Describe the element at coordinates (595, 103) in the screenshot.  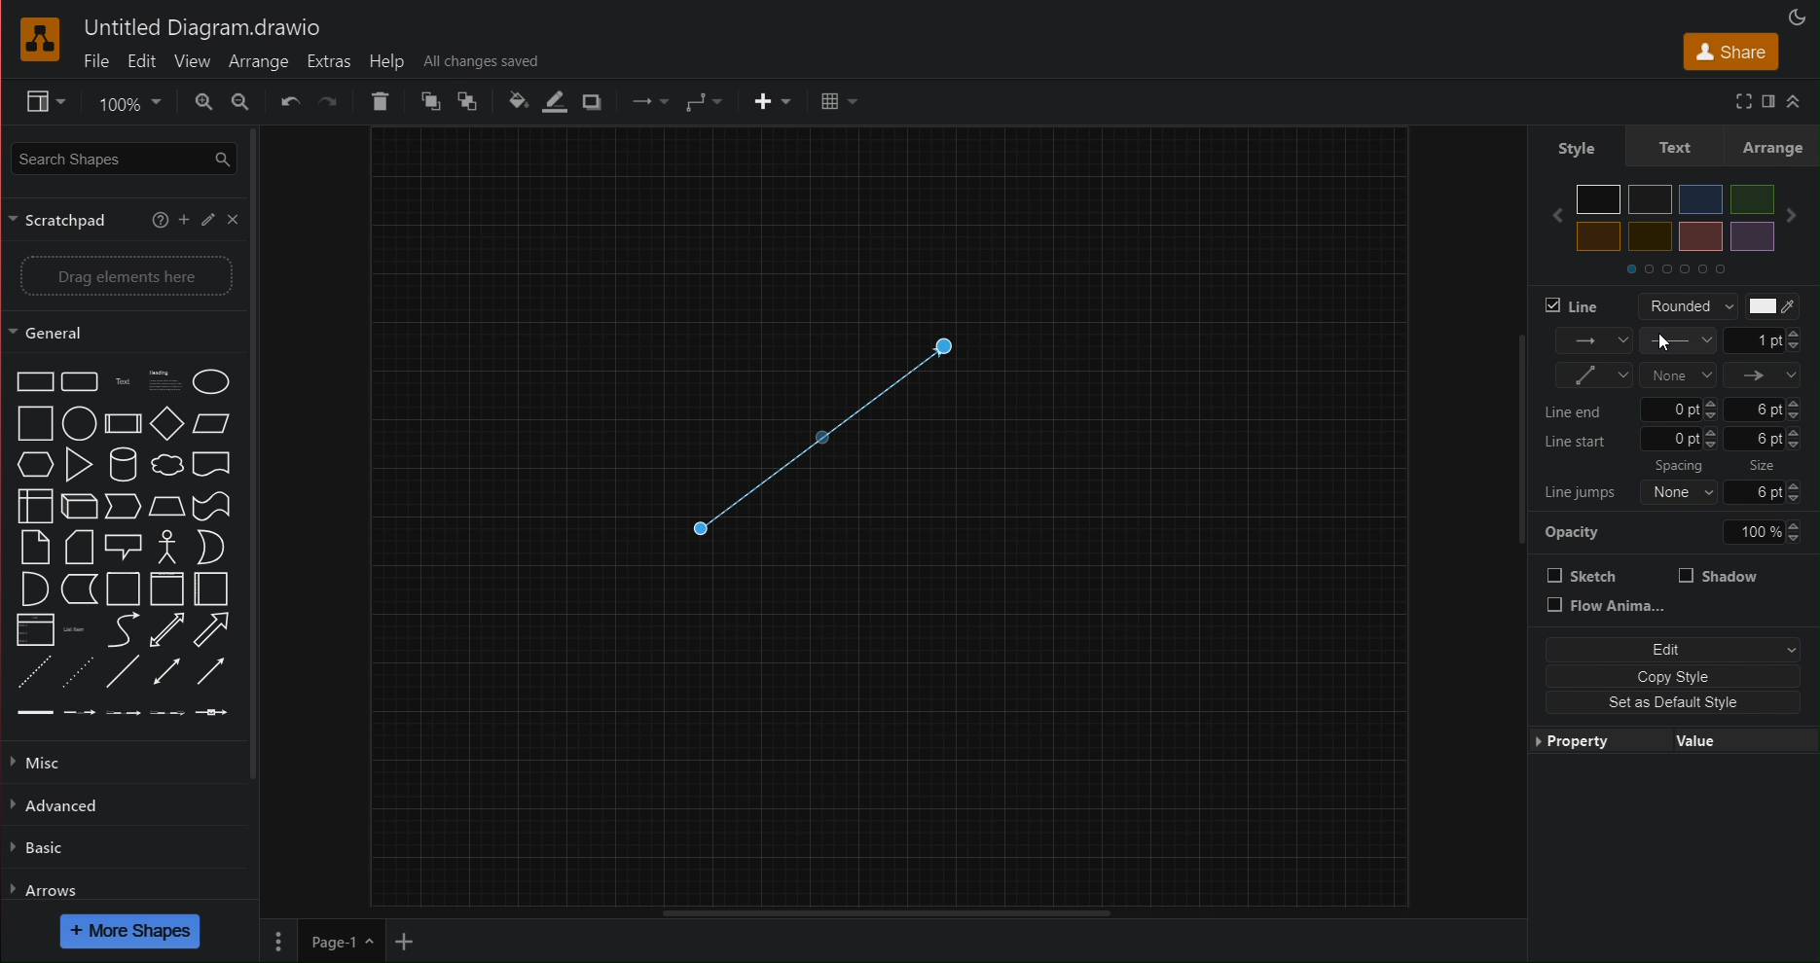
I see `Shadow` at that location.